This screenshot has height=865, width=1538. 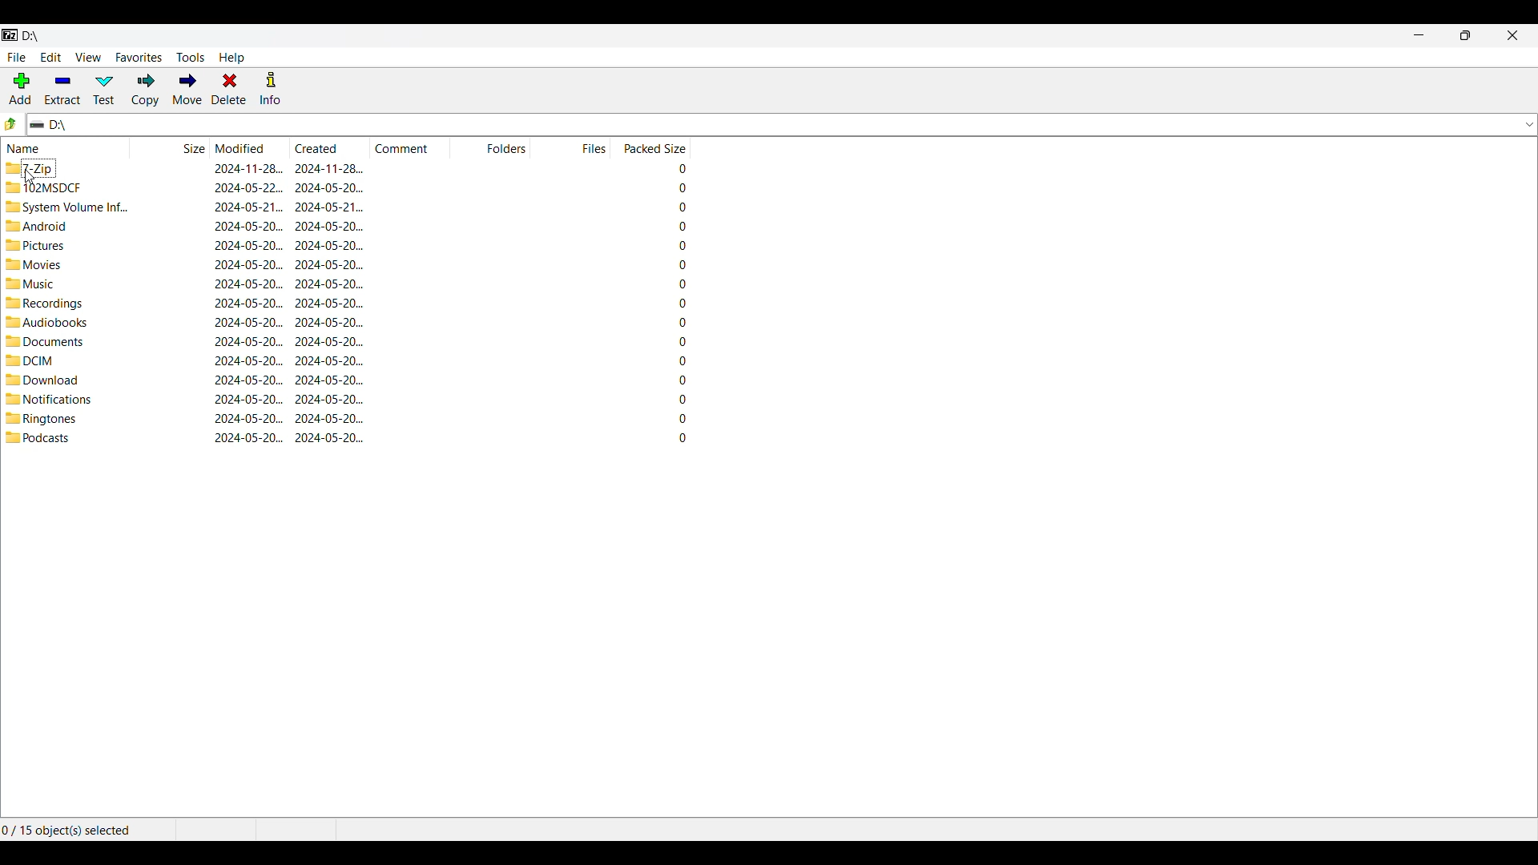 I want to click on Info, so click(x=270, y=88).